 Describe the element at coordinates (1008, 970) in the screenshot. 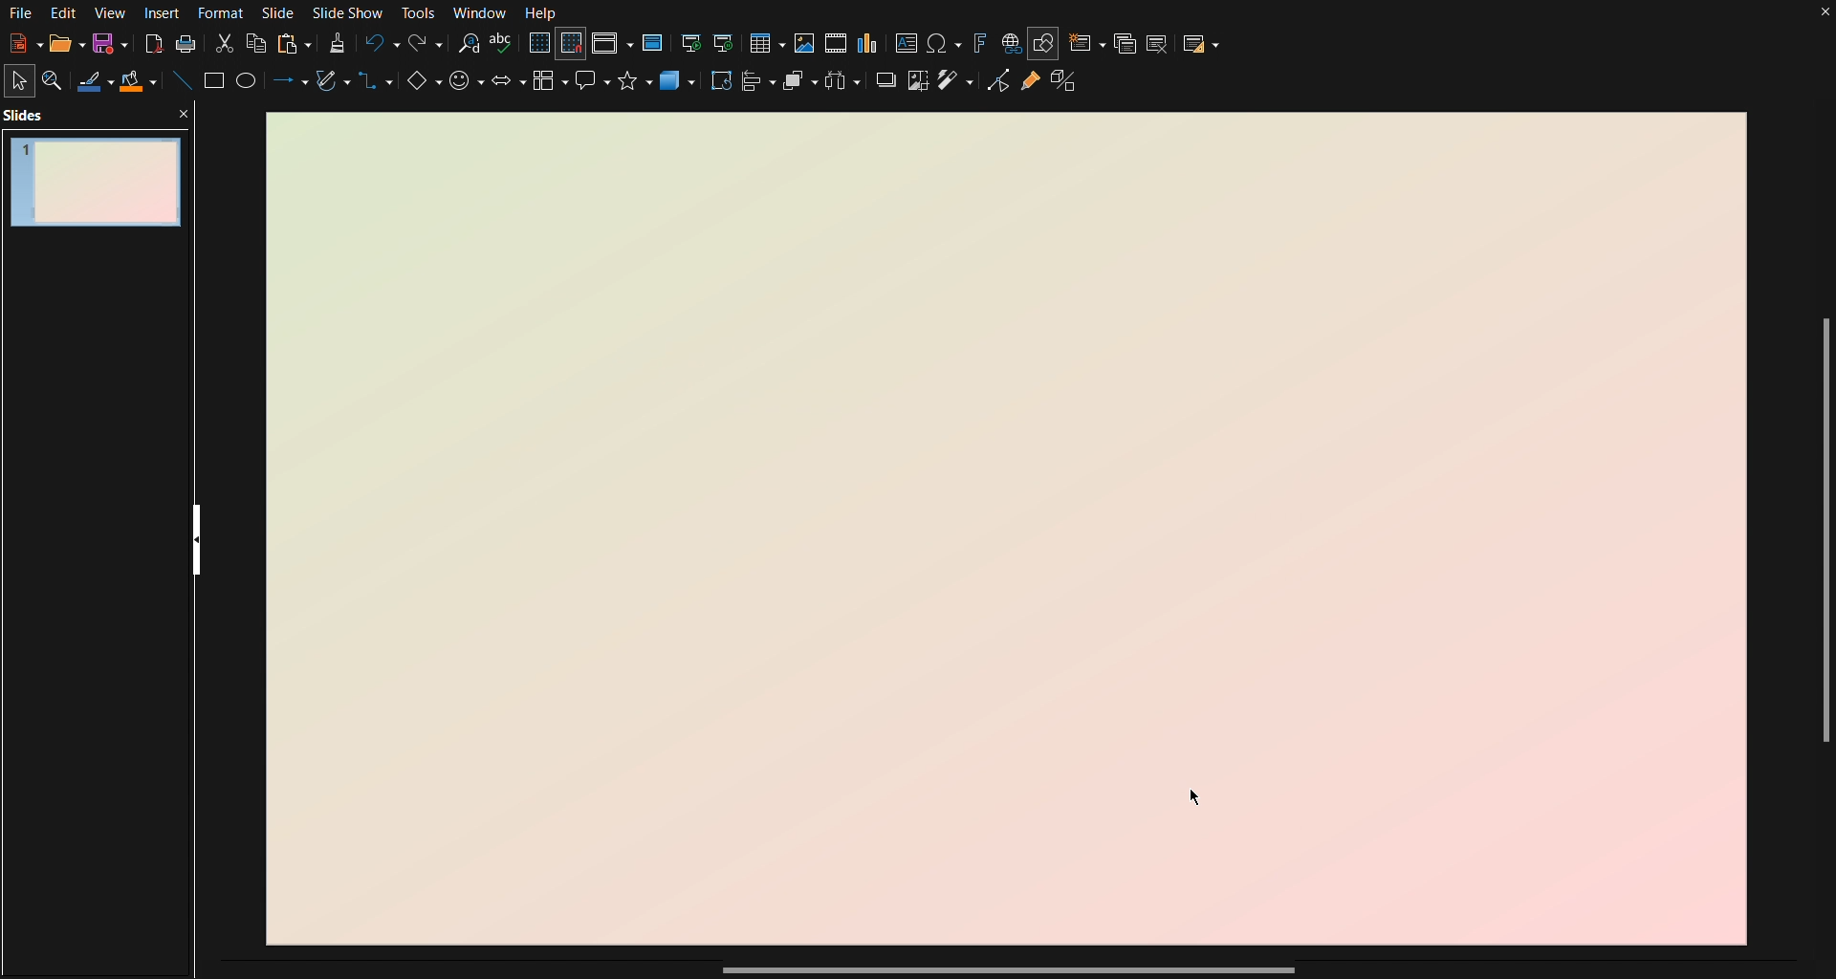

I see `Scrollbar` at that location.